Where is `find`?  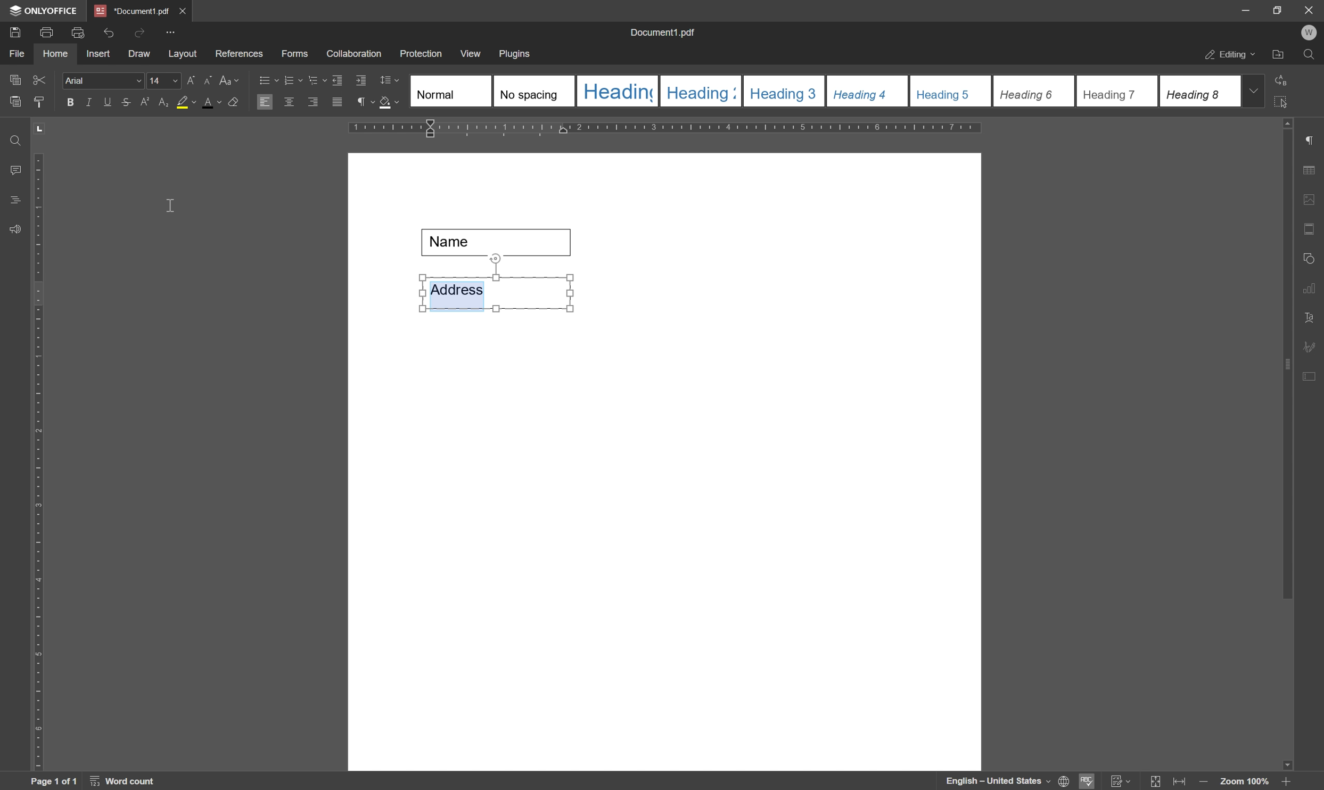
find is located at coordinates (1312, 57).